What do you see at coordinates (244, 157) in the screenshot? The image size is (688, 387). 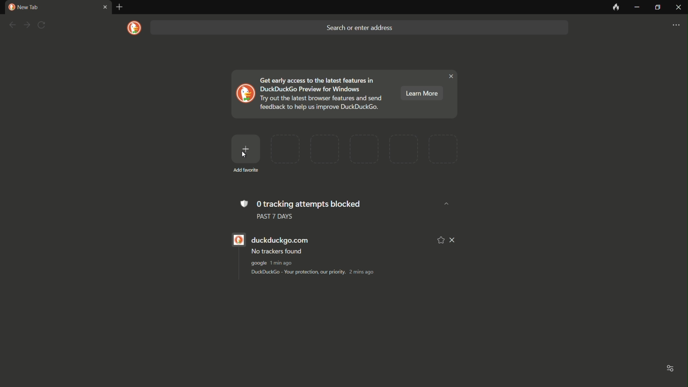 I see `cursor` at bounding box center [244, 157].